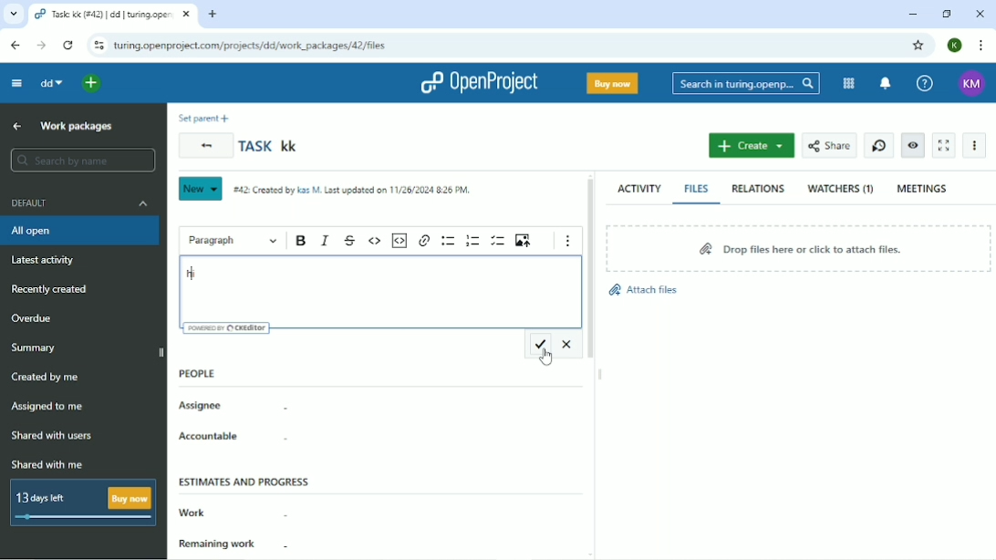  I want to click on Start new timer, so click(879, 145).